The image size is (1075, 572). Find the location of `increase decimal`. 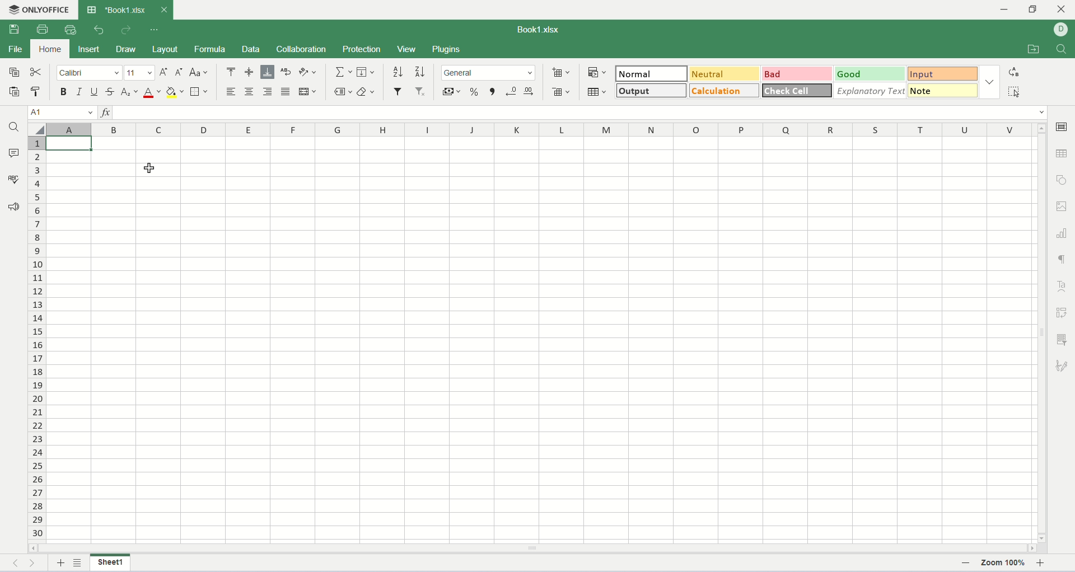

increase decimal is located at coordinates (527, 90).